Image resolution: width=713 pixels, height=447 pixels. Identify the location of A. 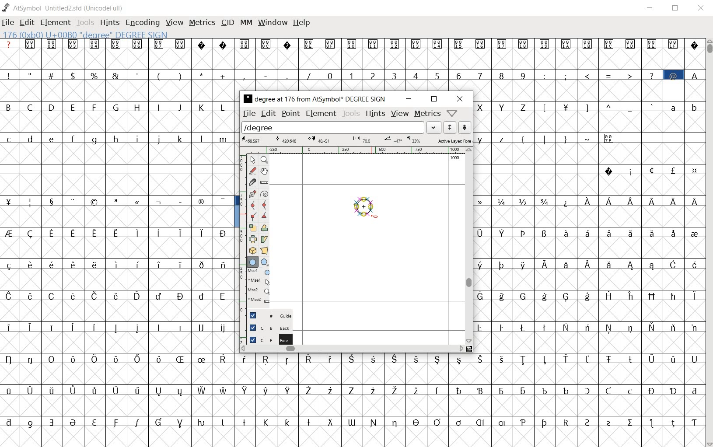
(694, 74).